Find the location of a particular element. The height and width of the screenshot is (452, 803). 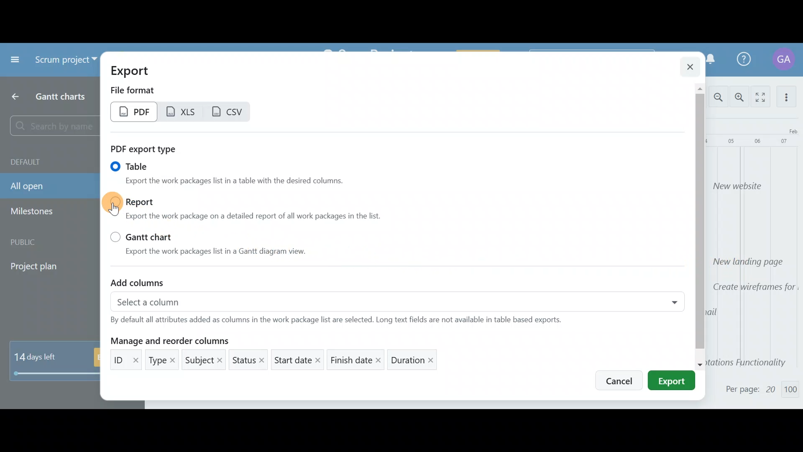

Gantt charts is located at coordinates (63, 95).